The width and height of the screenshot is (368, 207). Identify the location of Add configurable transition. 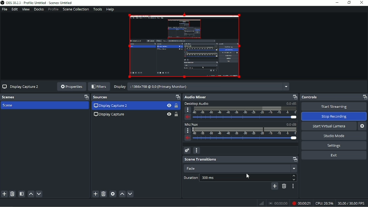
(274, 186).